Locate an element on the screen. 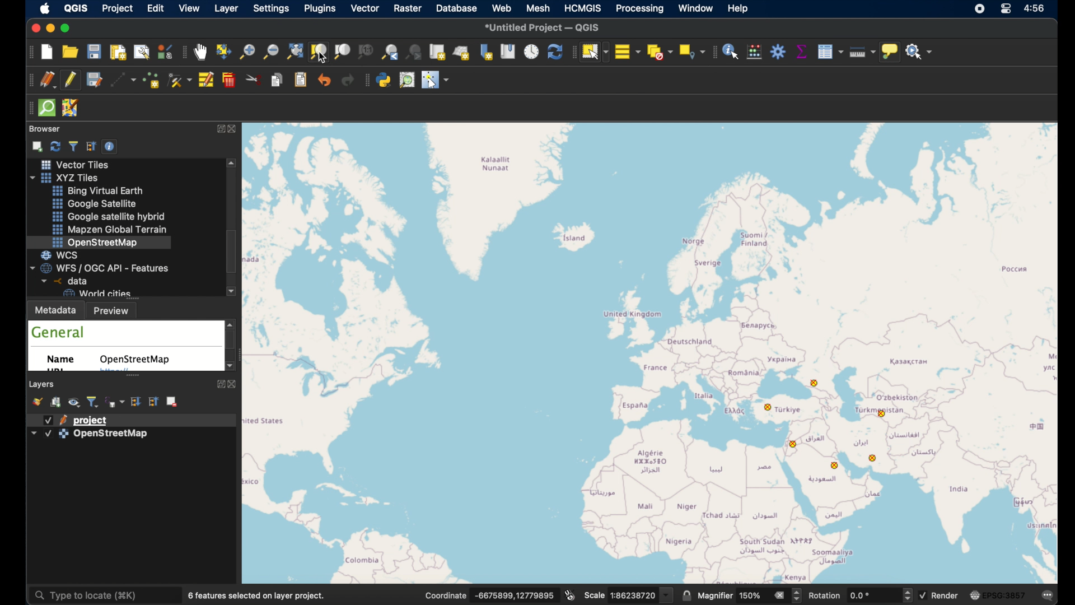  openstreetmap layer is located at coordinates (111, 436).